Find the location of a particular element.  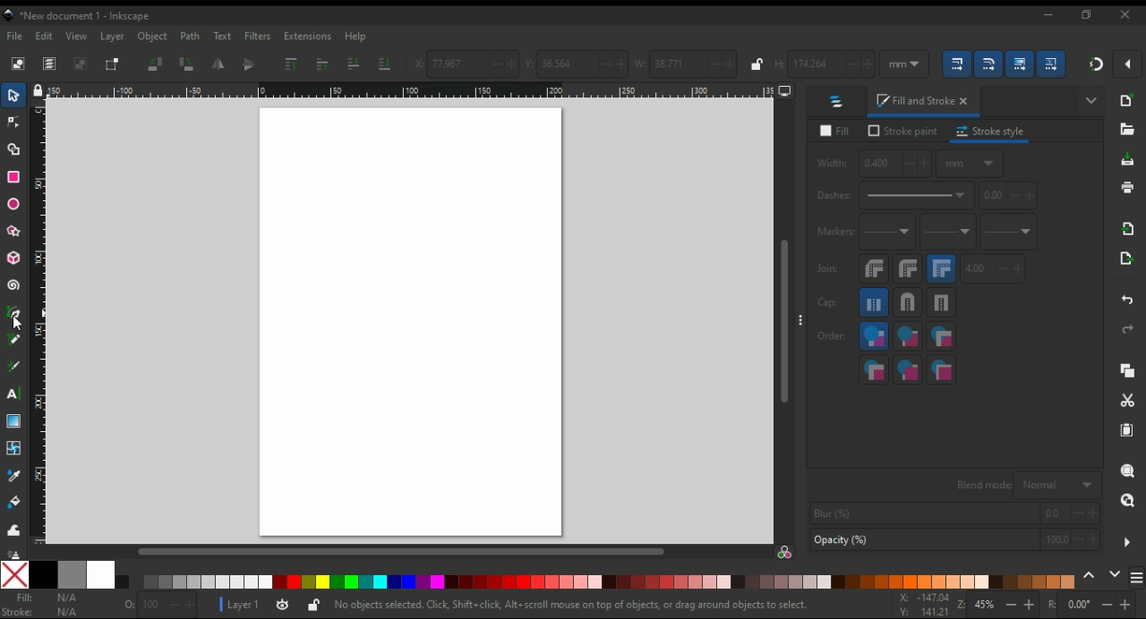

layers and objects is located at coordinates (839, 101).